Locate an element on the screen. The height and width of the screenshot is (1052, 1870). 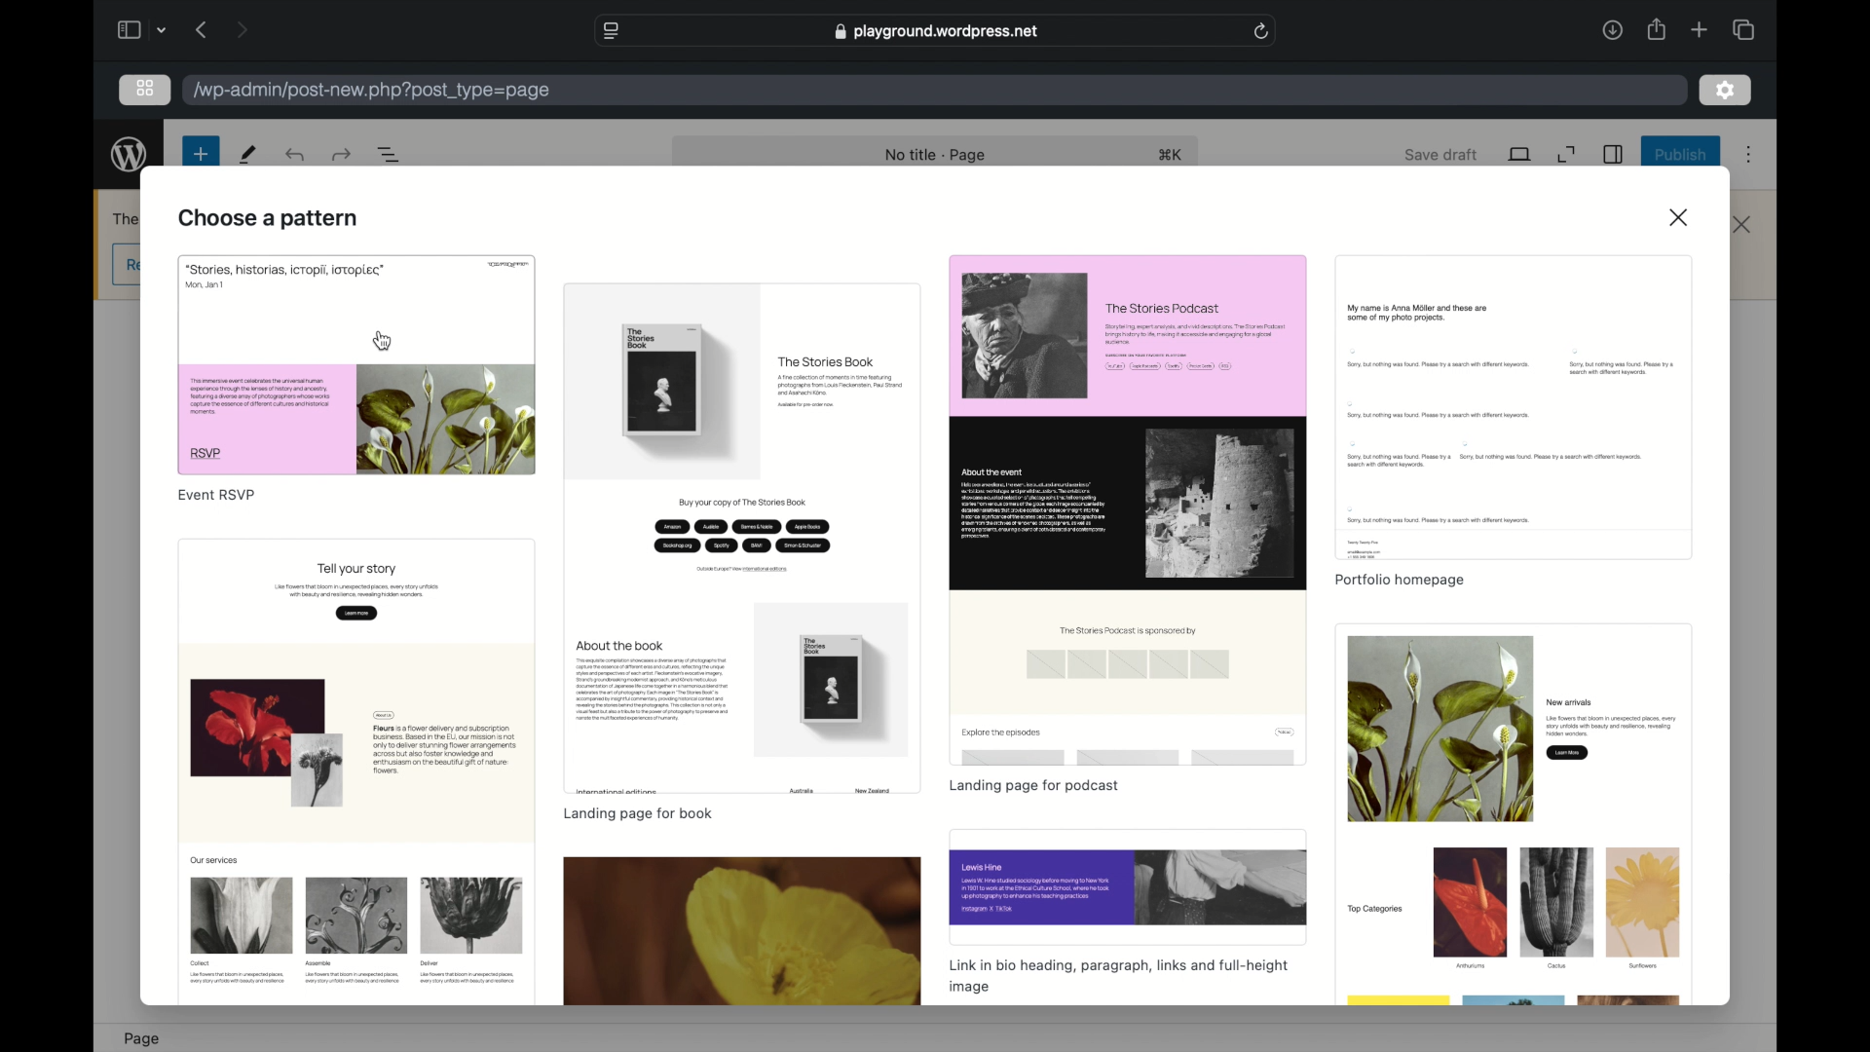
downloads is located at coordinates (1612, 29).